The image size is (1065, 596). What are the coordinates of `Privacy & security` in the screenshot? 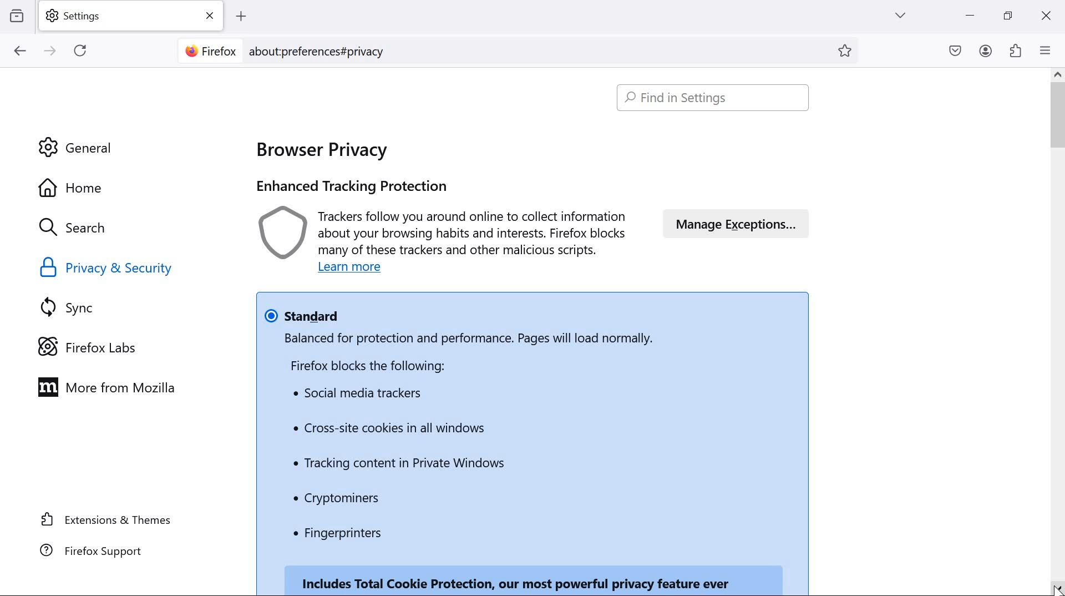 It's located at (109, 268).